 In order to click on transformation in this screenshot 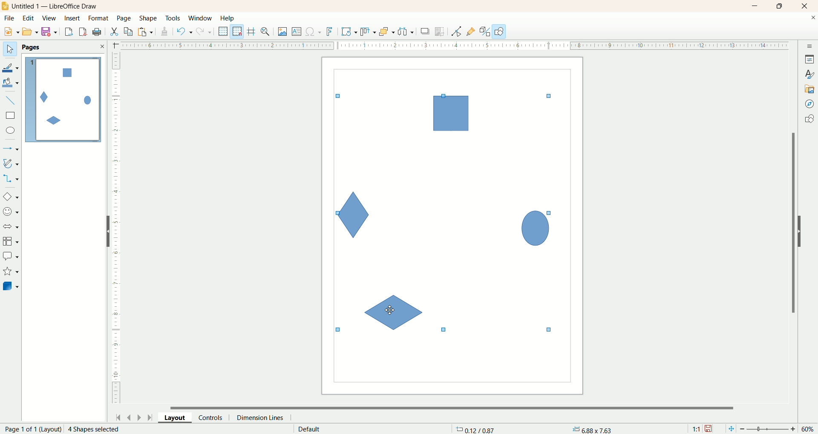, I will do `click(349, 32)`.